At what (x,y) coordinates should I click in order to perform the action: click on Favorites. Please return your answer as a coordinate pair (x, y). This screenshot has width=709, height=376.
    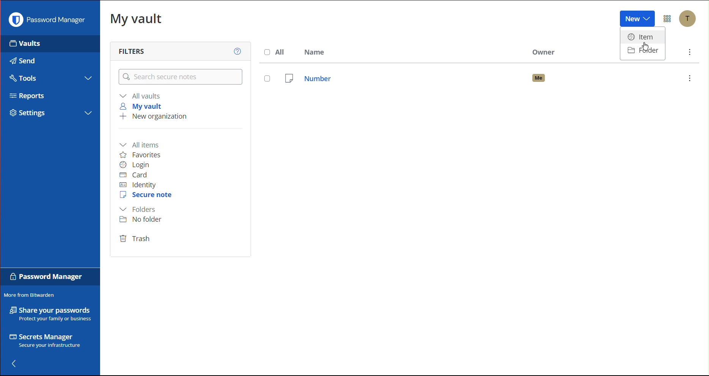
    Looking at the image, I should click on (141, 155).